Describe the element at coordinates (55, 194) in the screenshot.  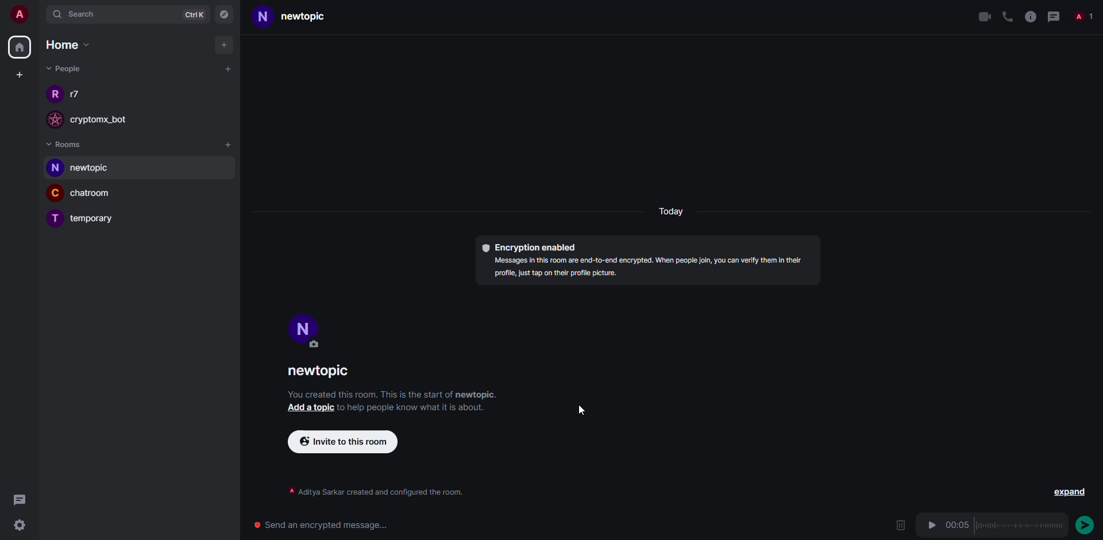
I see `C` at that location.